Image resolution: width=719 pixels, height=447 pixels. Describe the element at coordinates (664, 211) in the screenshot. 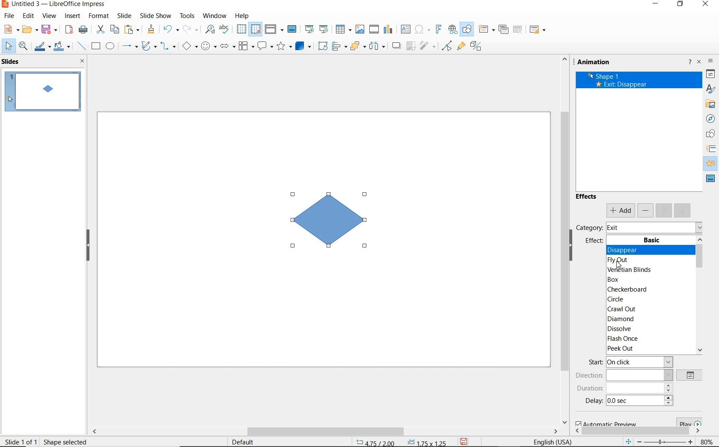

I see `move up` at that location.